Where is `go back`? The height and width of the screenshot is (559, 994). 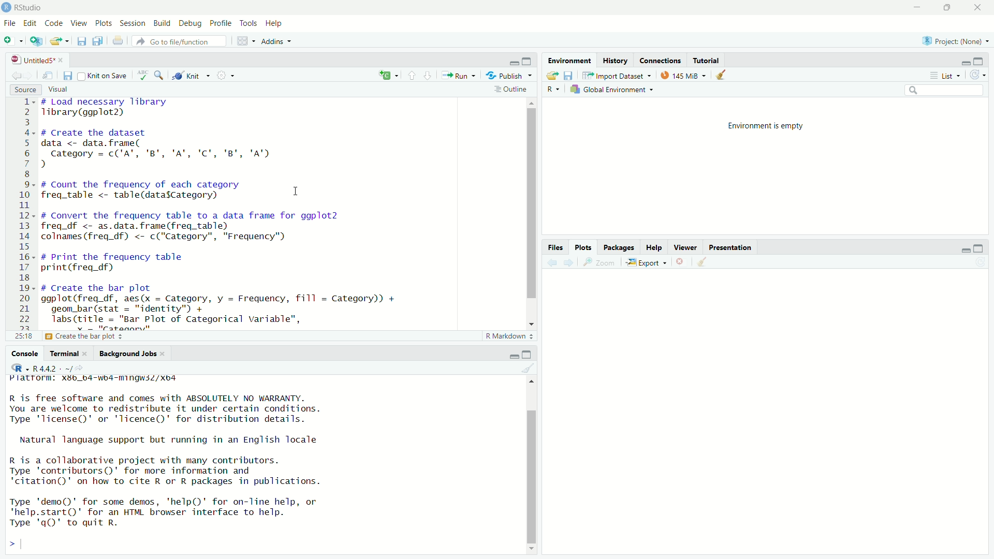 go back is located at coordinates (16, 76).